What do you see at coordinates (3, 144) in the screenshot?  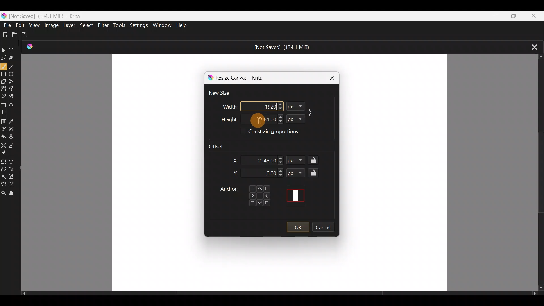 I see `Assistant tool` at bounding box center [3, 144].